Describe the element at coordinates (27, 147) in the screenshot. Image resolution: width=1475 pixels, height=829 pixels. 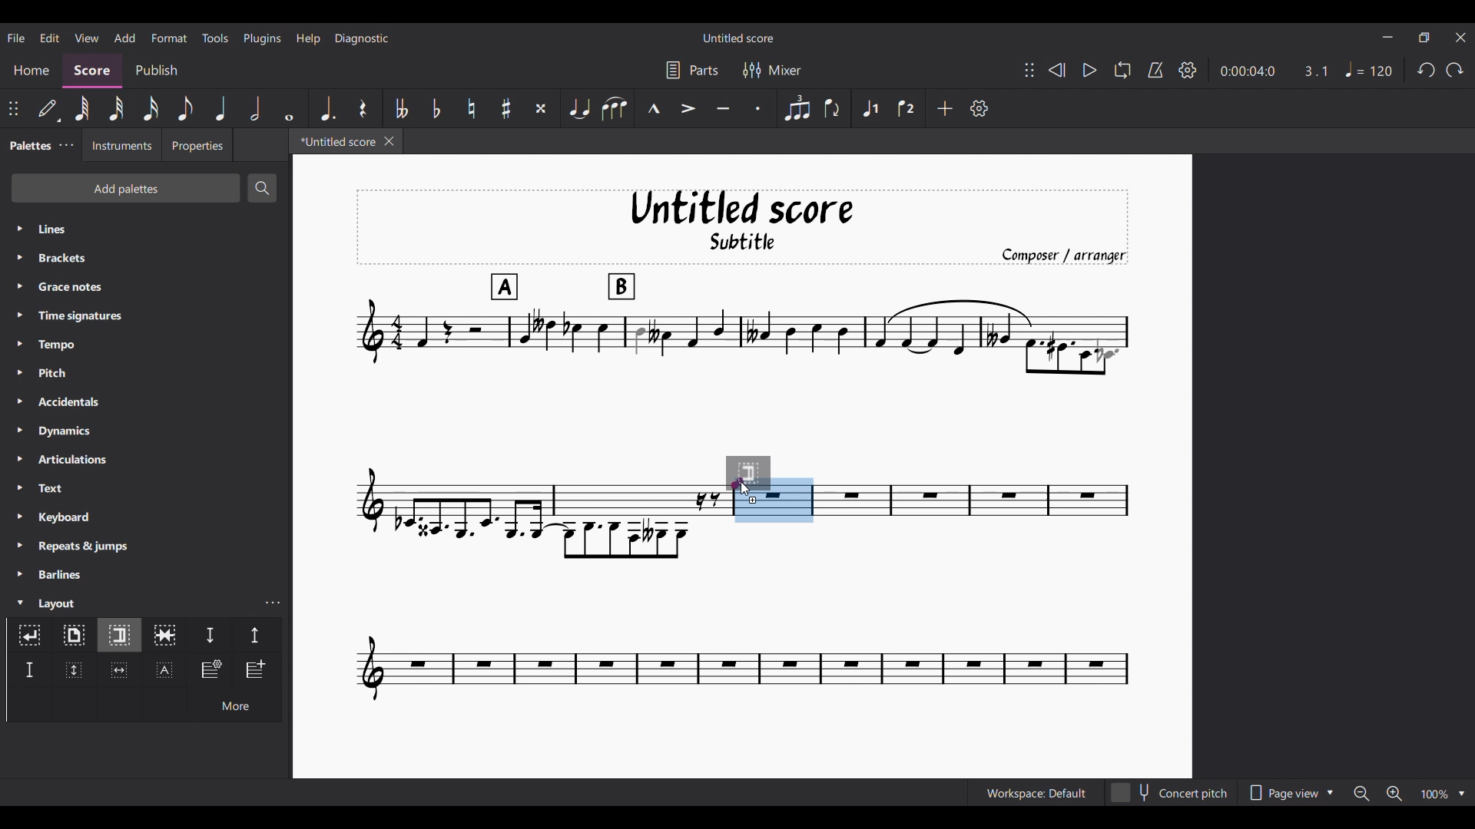
I see `Palettes` at that location.